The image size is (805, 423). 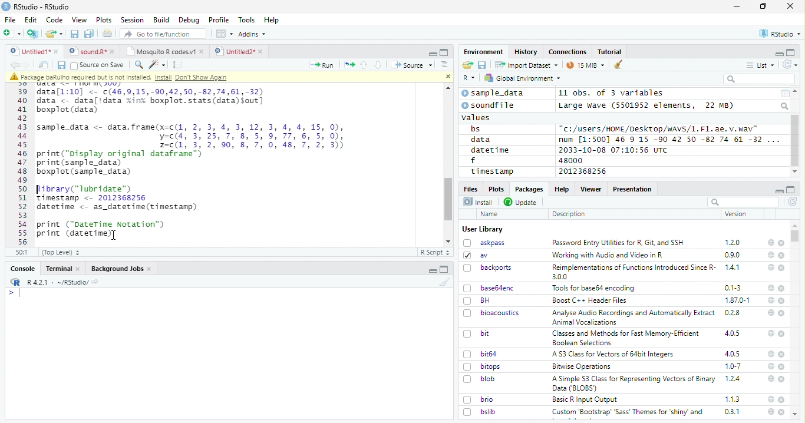 What do you see at coordinates (80, 20) in the screenshot?
I see `View` at bounding box center [80, 20].